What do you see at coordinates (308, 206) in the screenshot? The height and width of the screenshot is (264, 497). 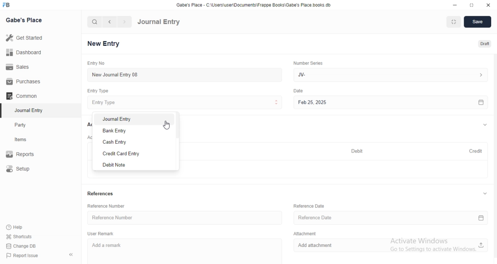 I see `Reference Date` at bounding box center [308, 206].